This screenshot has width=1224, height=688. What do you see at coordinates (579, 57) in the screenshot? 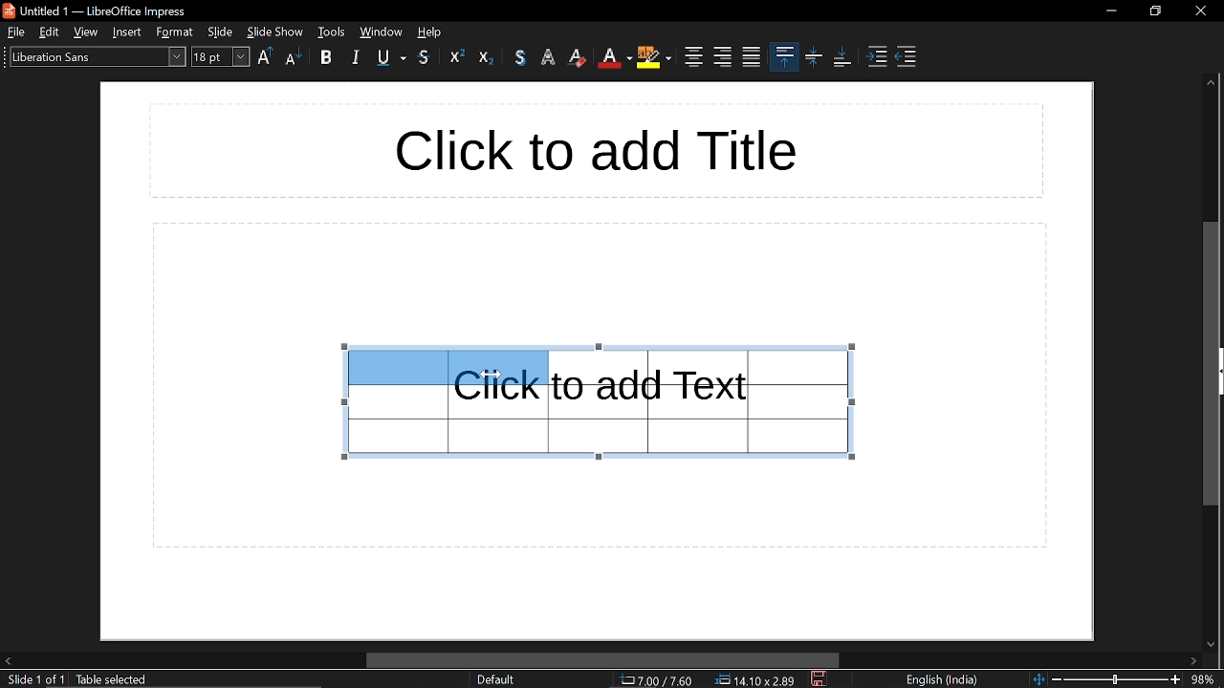
I see `eraser` at bounding box center [579, 57].